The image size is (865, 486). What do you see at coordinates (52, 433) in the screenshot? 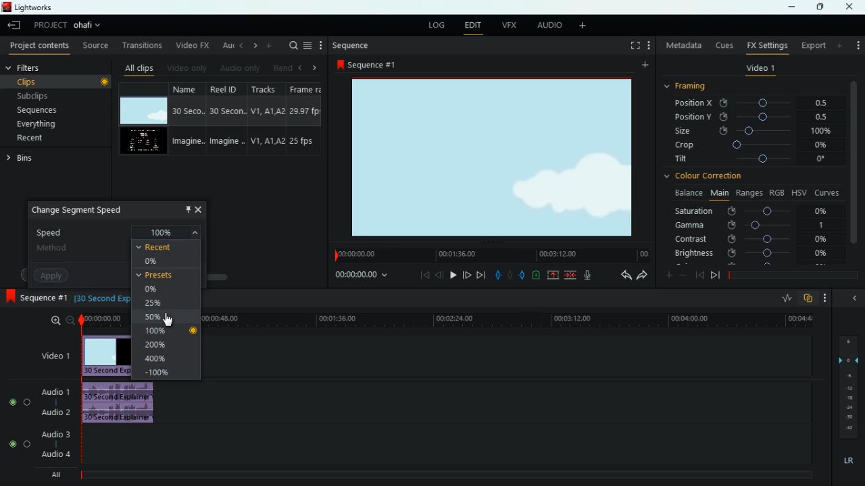
I see `audio 3` at bounding box center [52, 433].